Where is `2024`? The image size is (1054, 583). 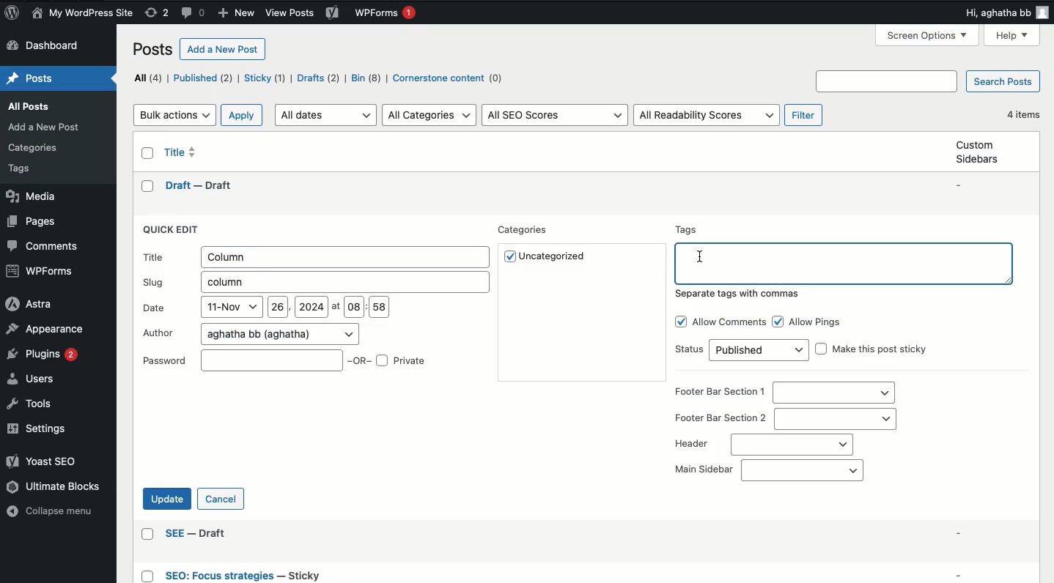
2024 is located at coordinates (312, 306).